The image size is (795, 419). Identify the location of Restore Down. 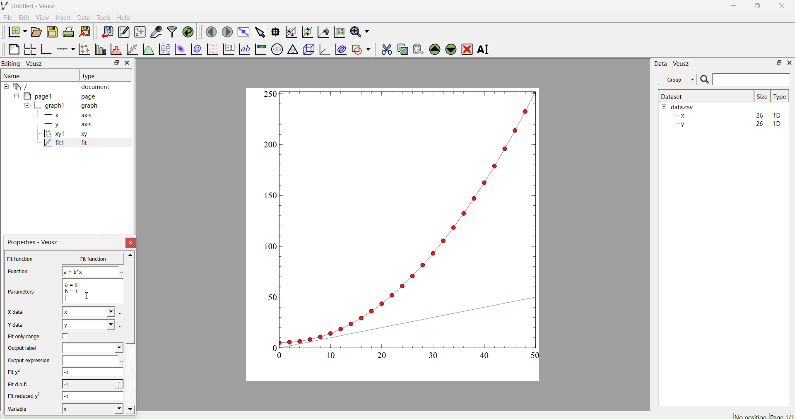
(777, 62).